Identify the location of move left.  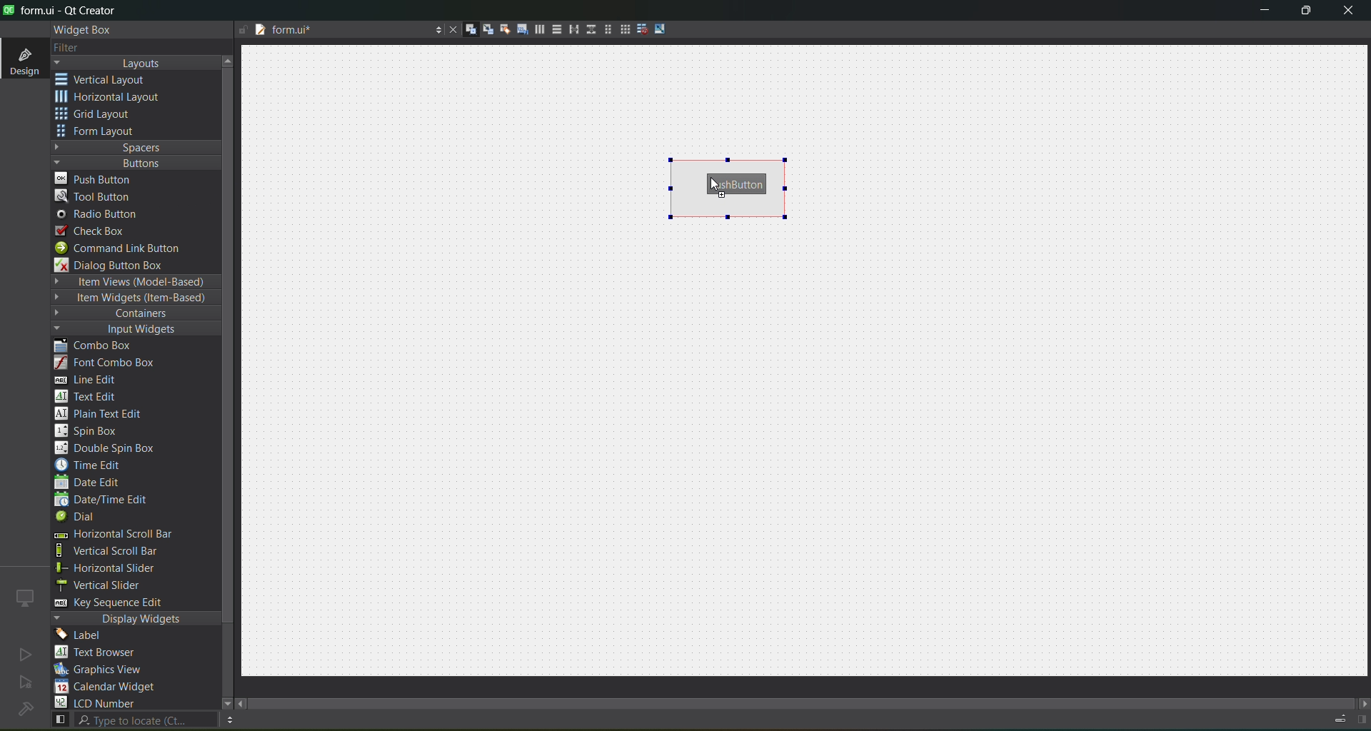
(243, 705).